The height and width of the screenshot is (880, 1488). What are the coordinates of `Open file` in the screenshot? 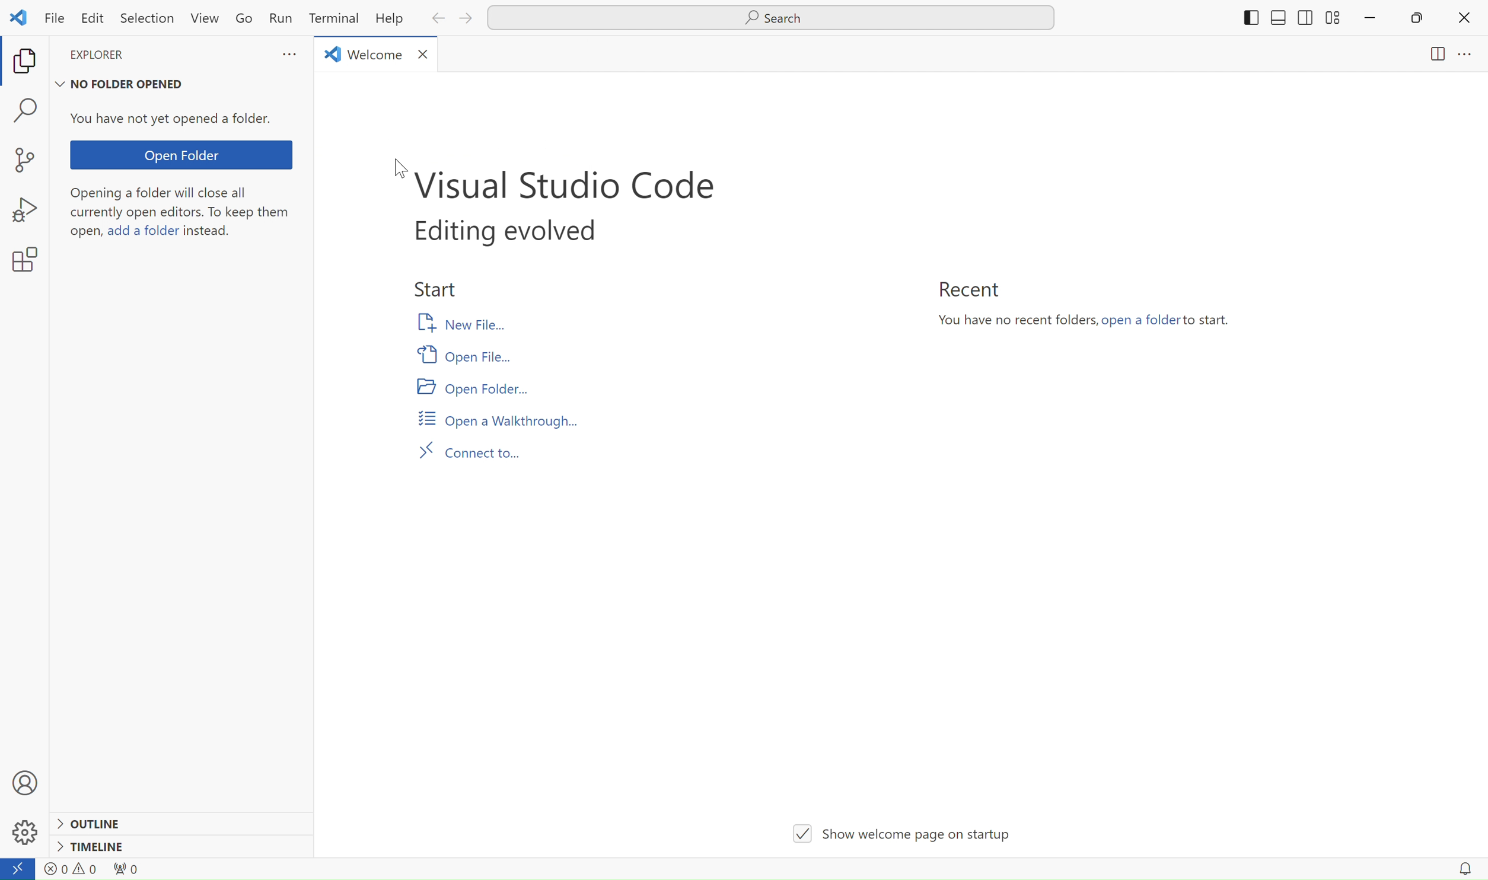 It's located at (457, 350).